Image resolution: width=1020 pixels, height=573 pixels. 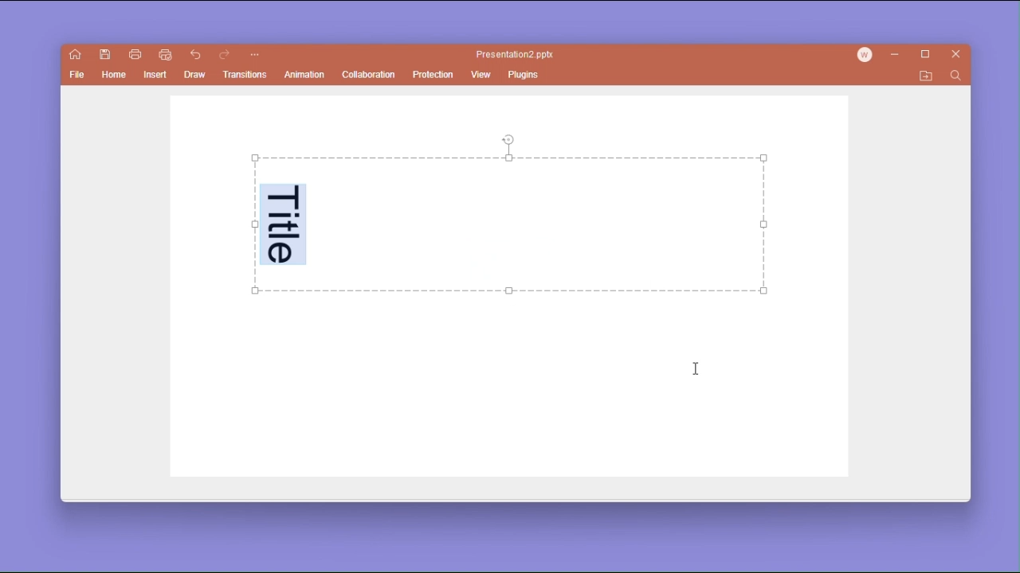 I want to click on show main window, so click(x=76, y=55).